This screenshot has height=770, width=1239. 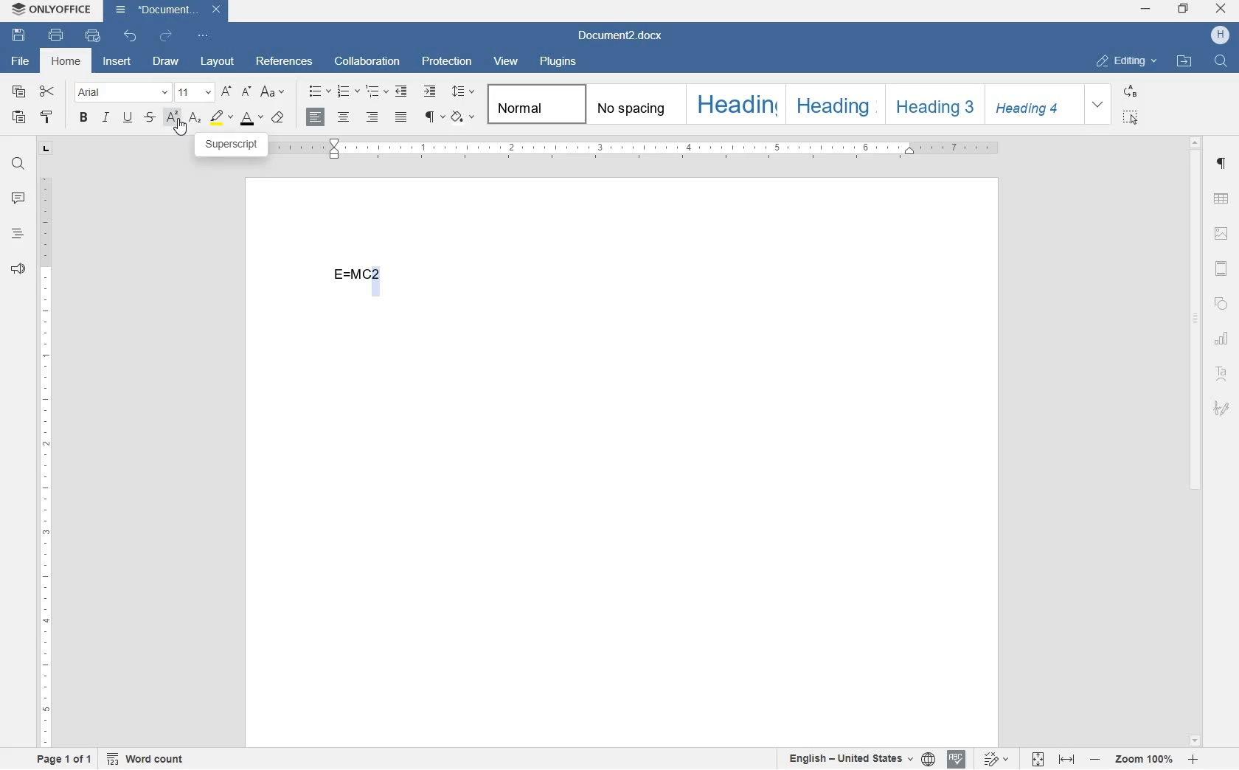 I want to click on change case, so click(x=273, y=92).